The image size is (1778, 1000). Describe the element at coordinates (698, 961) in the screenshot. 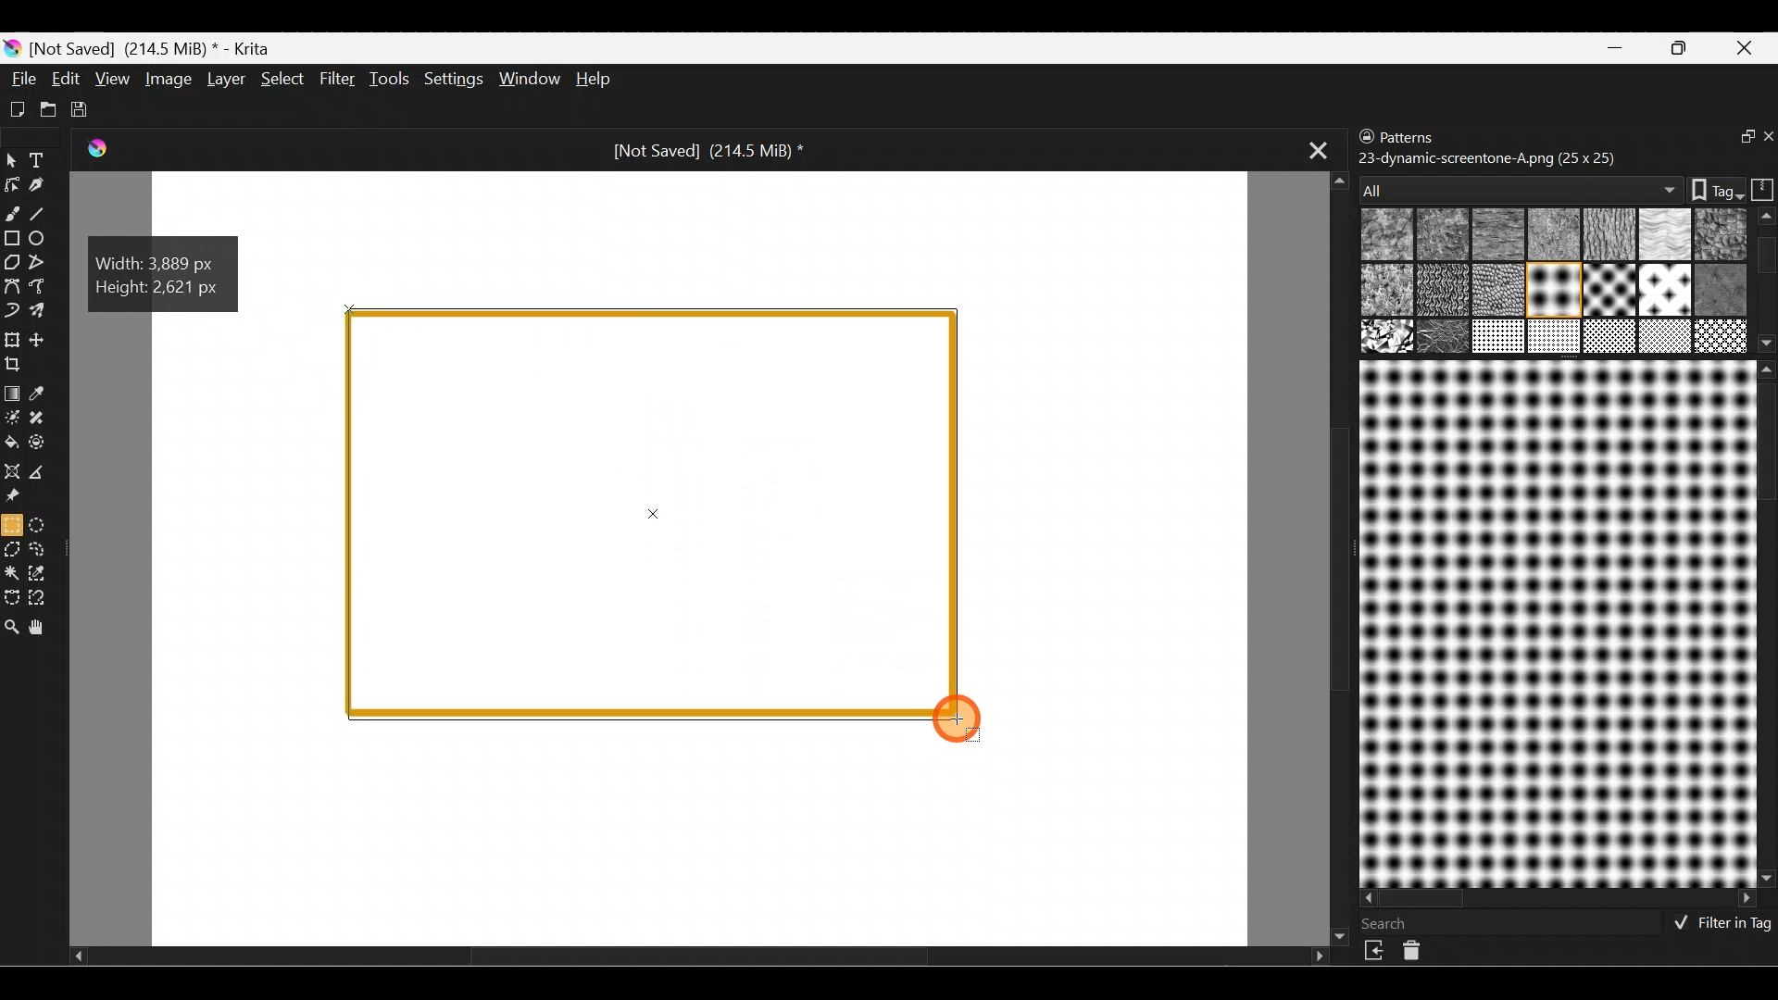

I see `Scroll tab` at that location.